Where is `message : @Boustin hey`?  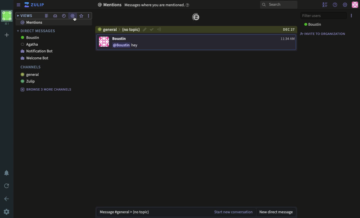 message : @Boustin hey is located at coordinates (125, 46).